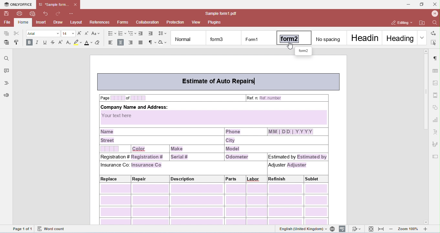 Image resolution: width=440 pixels, height=233 pixels. What do you see at coordinates (152, 43) in the screenshot?
I see `nonprinting characters` at bounding box center [152, 43].